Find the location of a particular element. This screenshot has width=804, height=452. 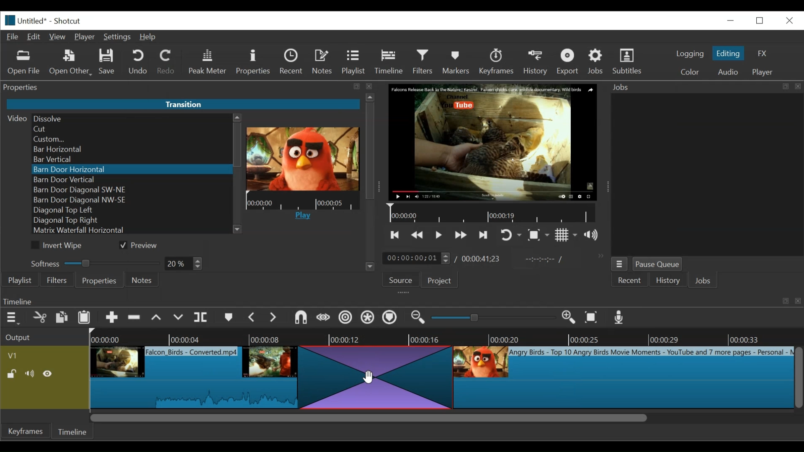

Shotcut is located at coordinates (67, 21).